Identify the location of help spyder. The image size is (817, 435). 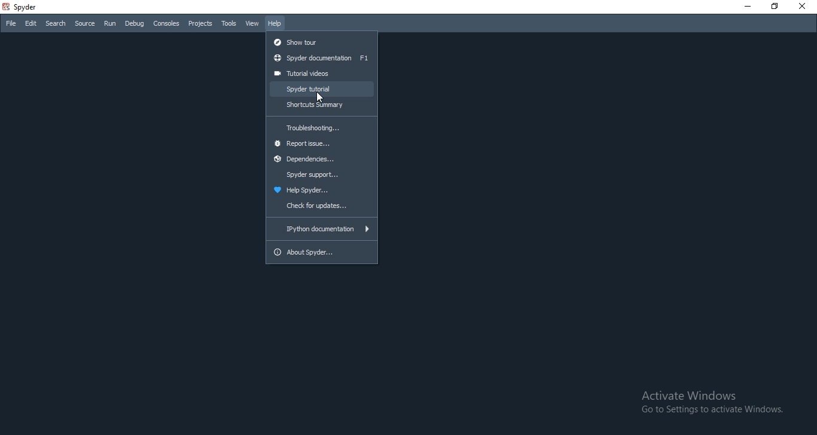
(321, 191).